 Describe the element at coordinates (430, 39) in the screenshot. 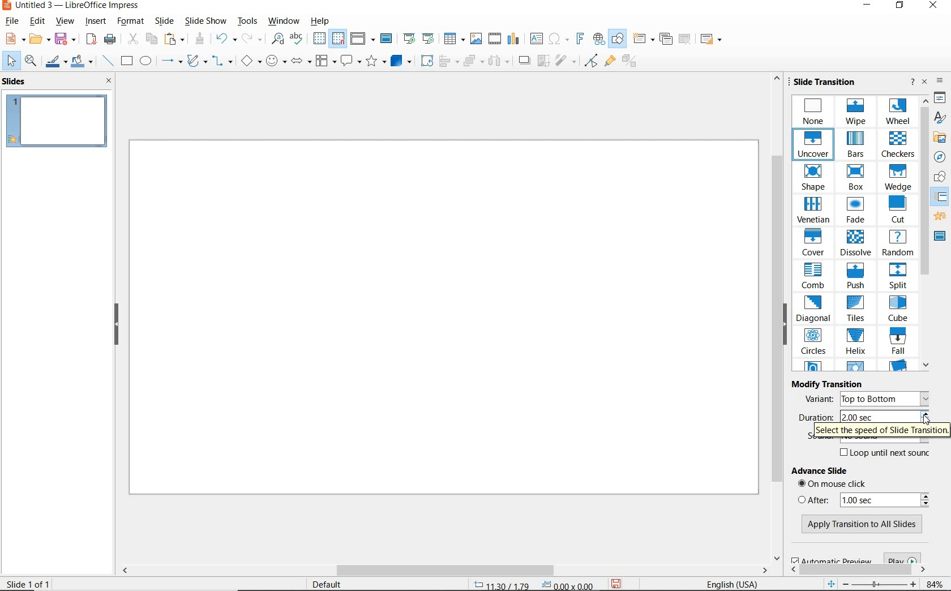

I see `START FROM CURRENT SLIDE` at that location.